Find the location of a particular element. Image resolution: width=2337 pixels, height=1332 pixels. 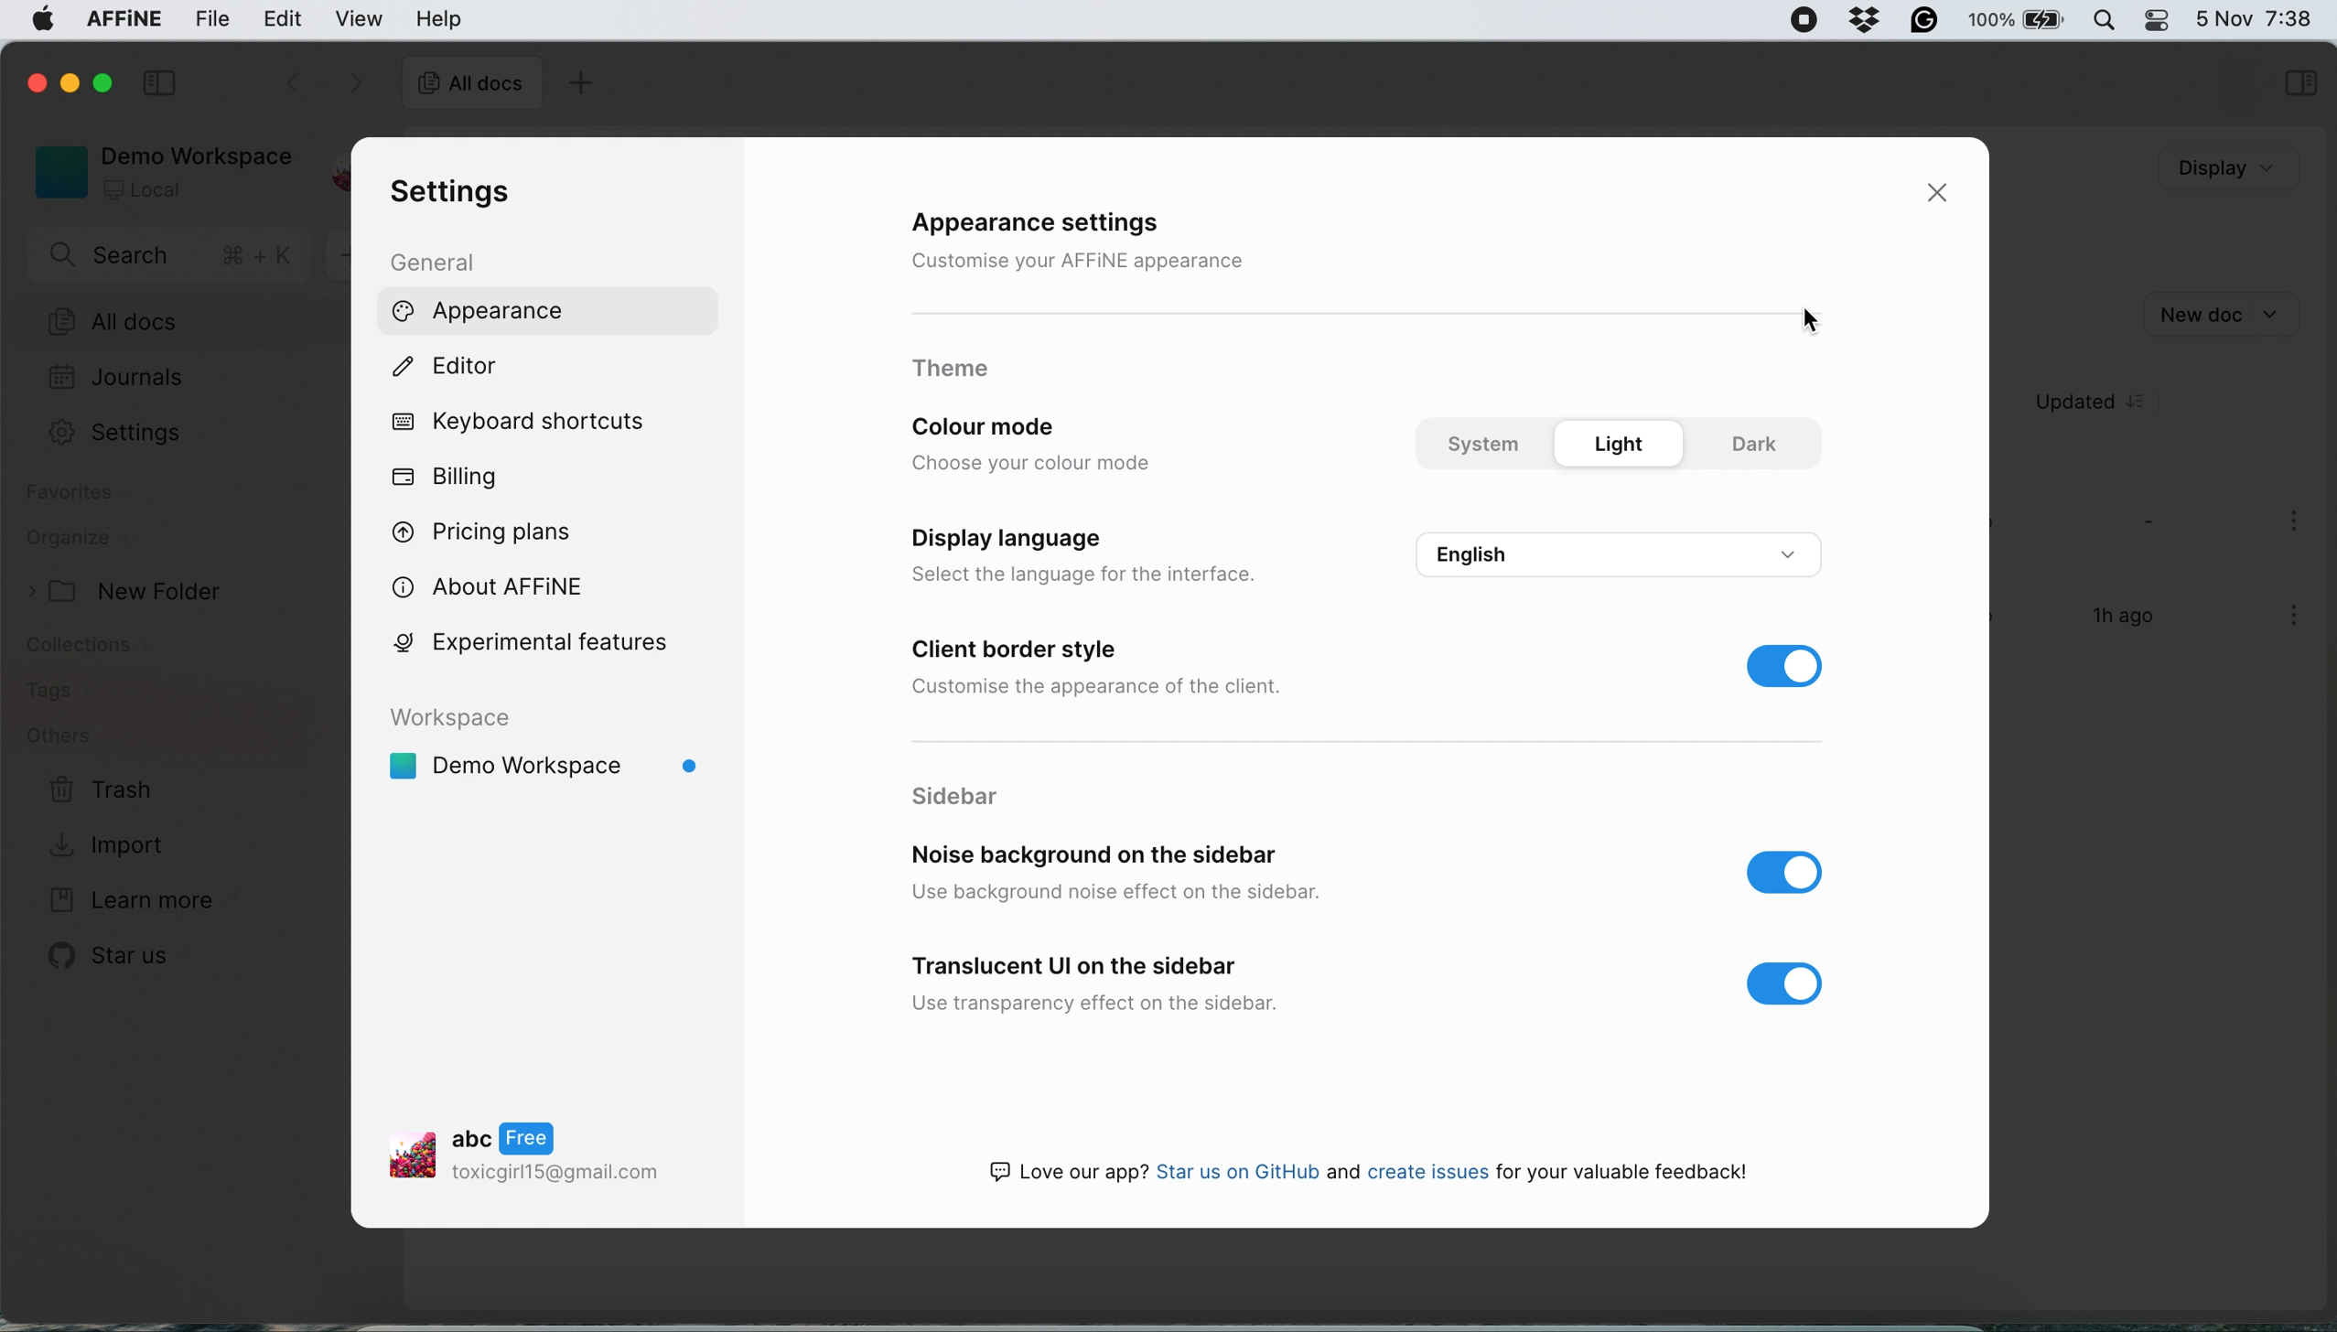

journals is located at coordinates (120, 379).